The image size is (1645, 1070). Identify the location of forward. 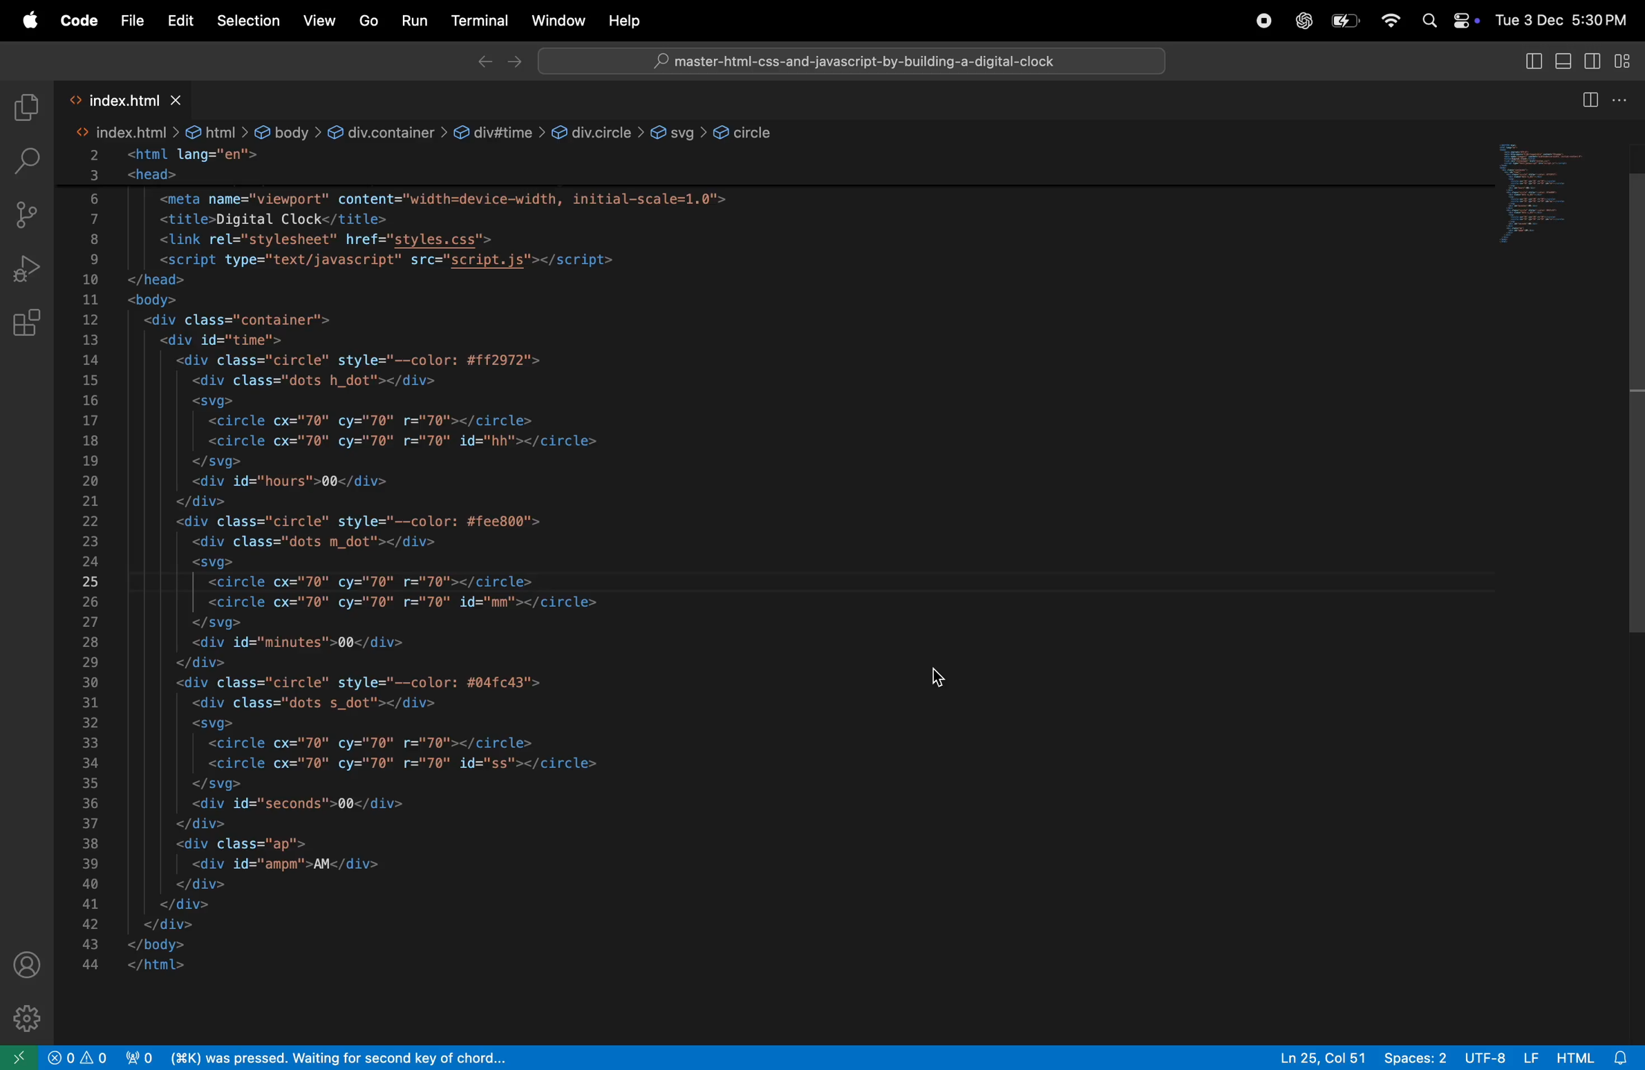
(478, 62).